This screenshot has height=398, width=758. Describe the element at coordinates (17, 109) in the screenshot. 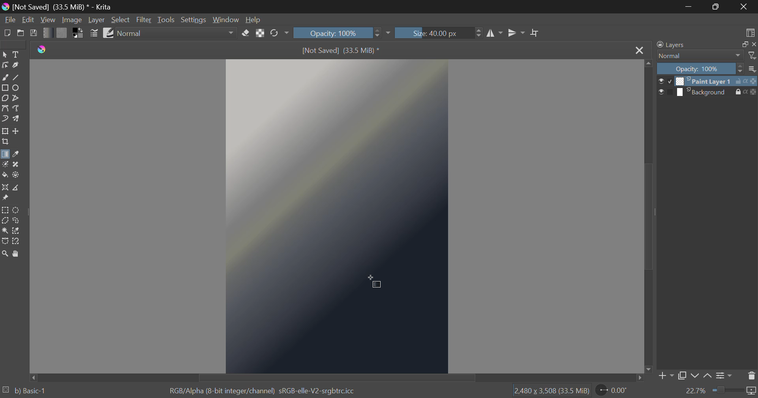

I see `Freehand Path Tool` at that location.